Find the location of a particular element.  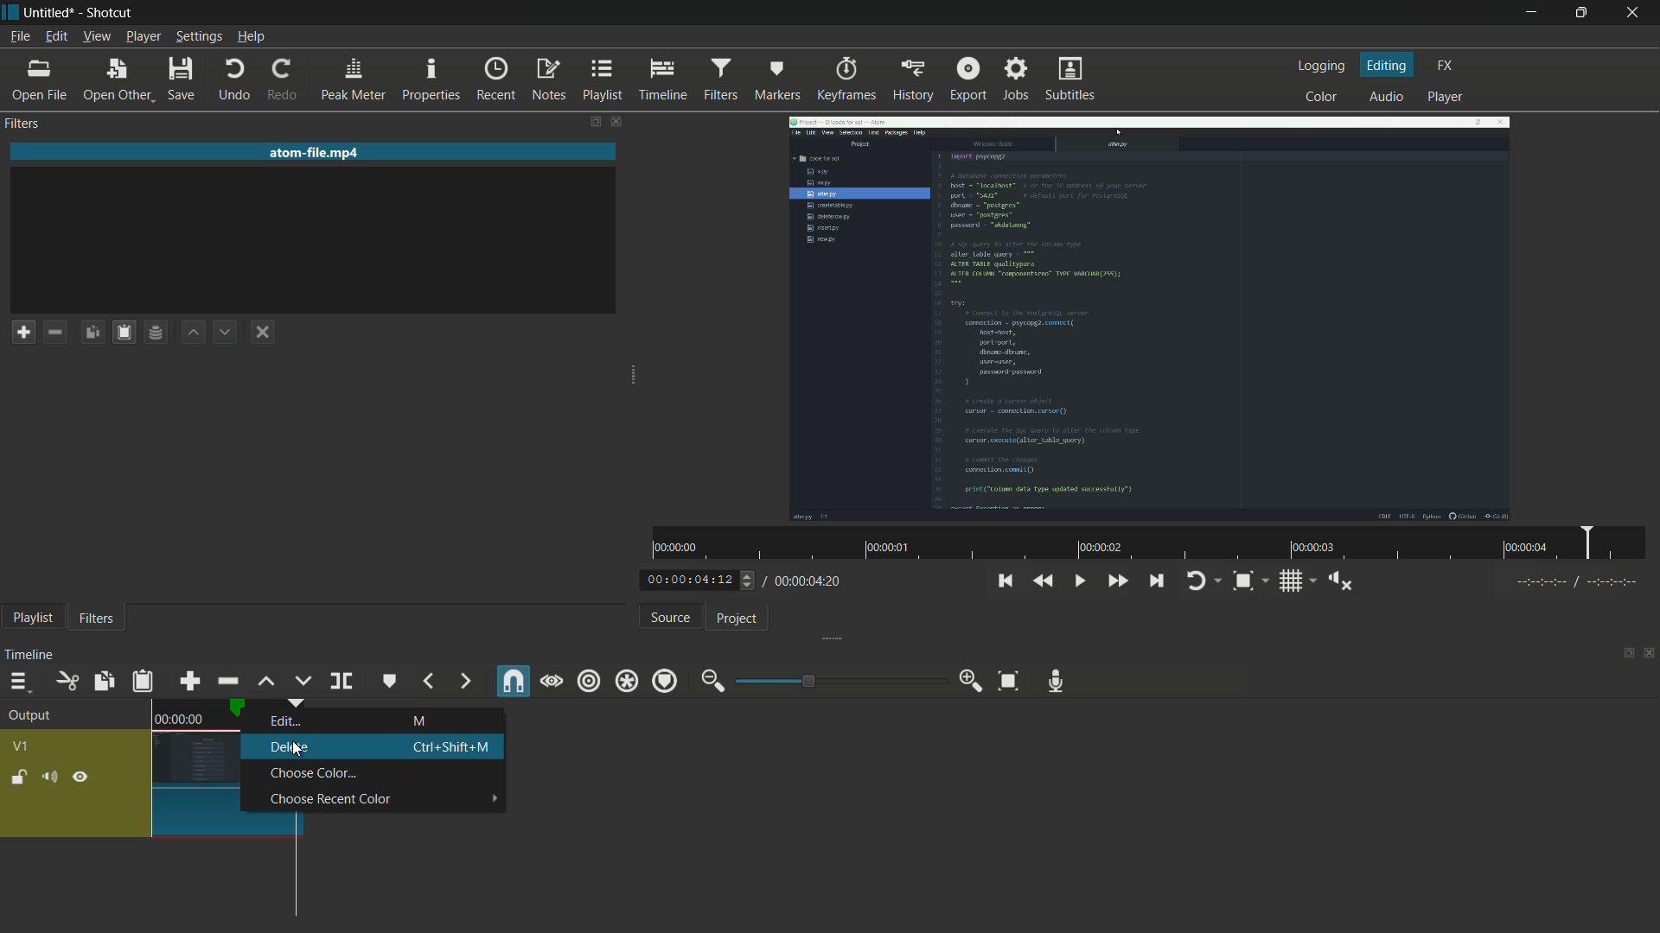

close timeline is located at coordinates (1650, 654).